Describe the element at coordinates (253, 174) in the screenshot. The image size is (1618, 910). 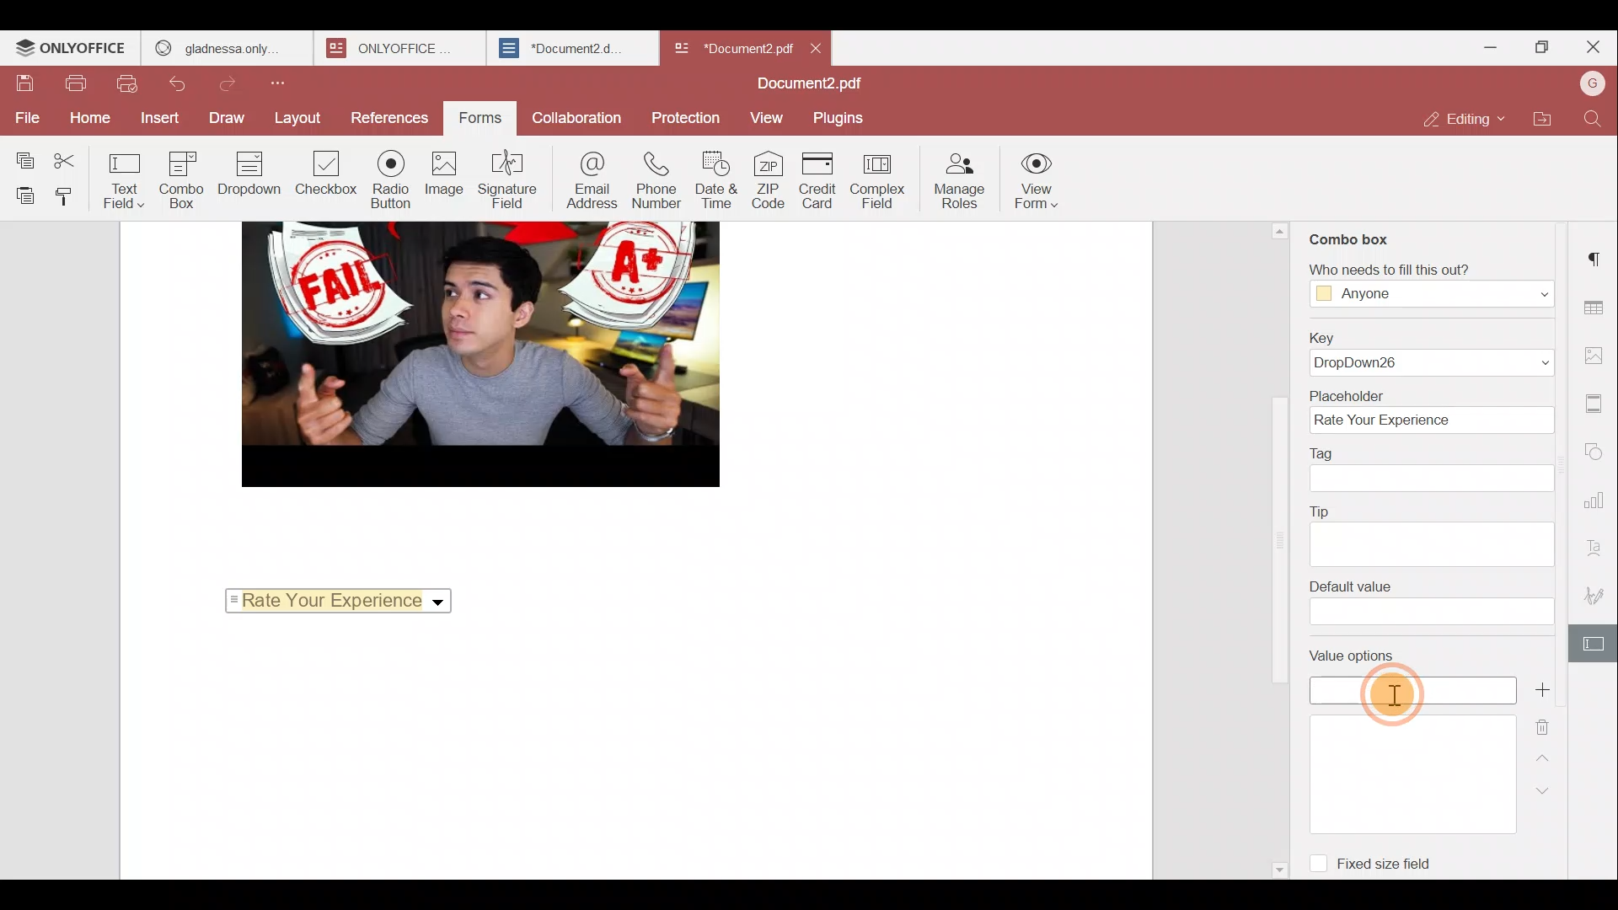
I see `Dropdown` at that location.